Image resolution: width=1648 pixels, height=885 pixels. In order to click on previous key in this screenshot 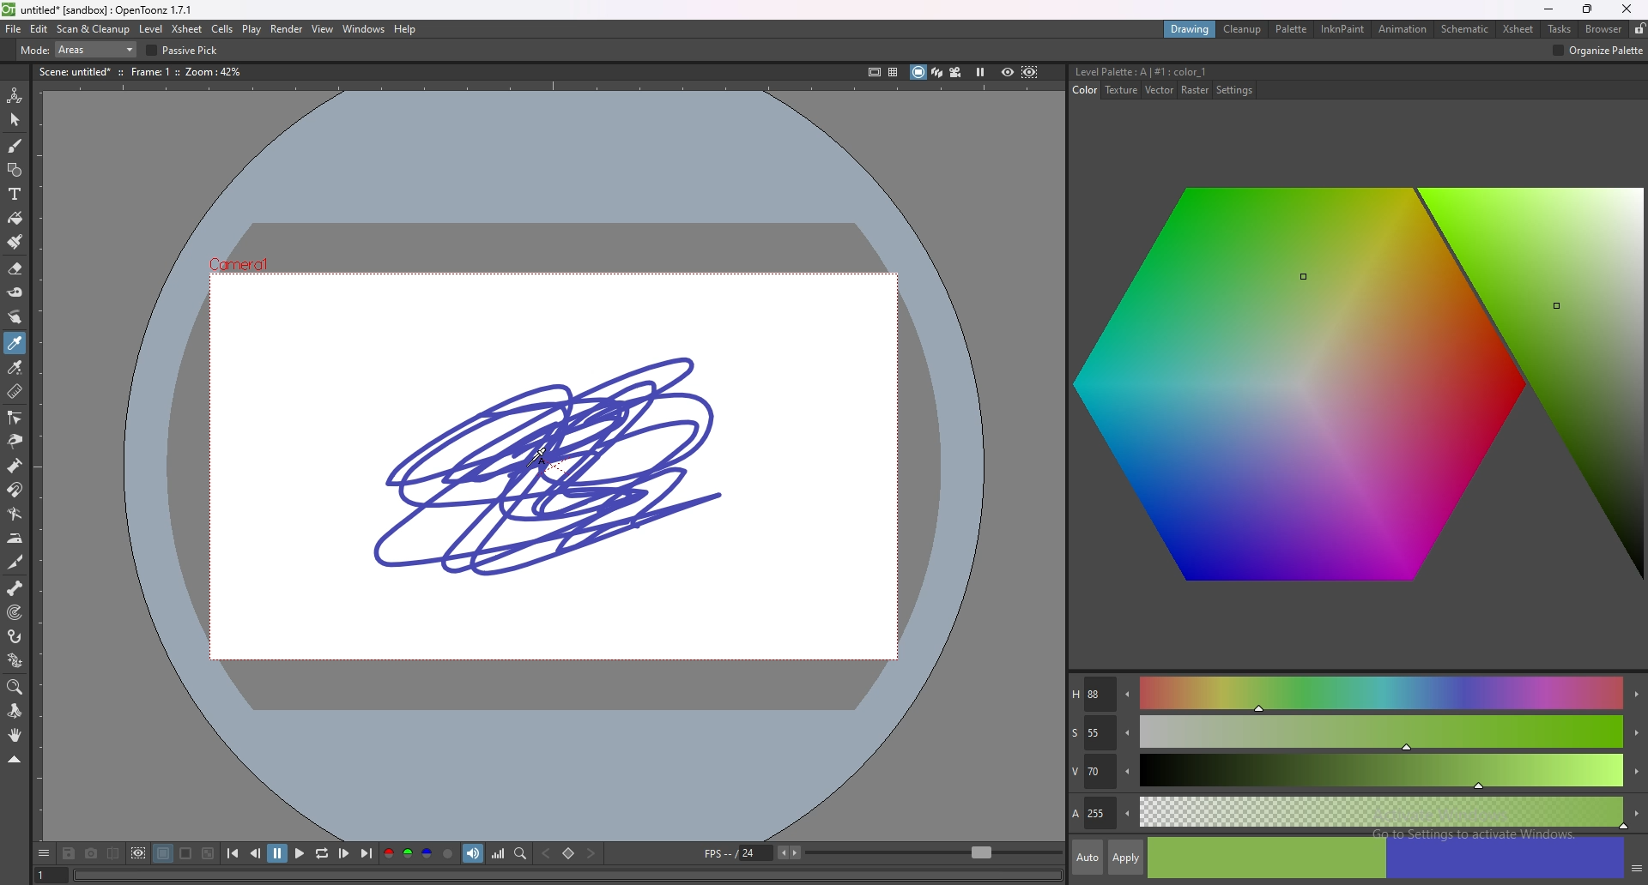, I will do `click(547, 852)`.